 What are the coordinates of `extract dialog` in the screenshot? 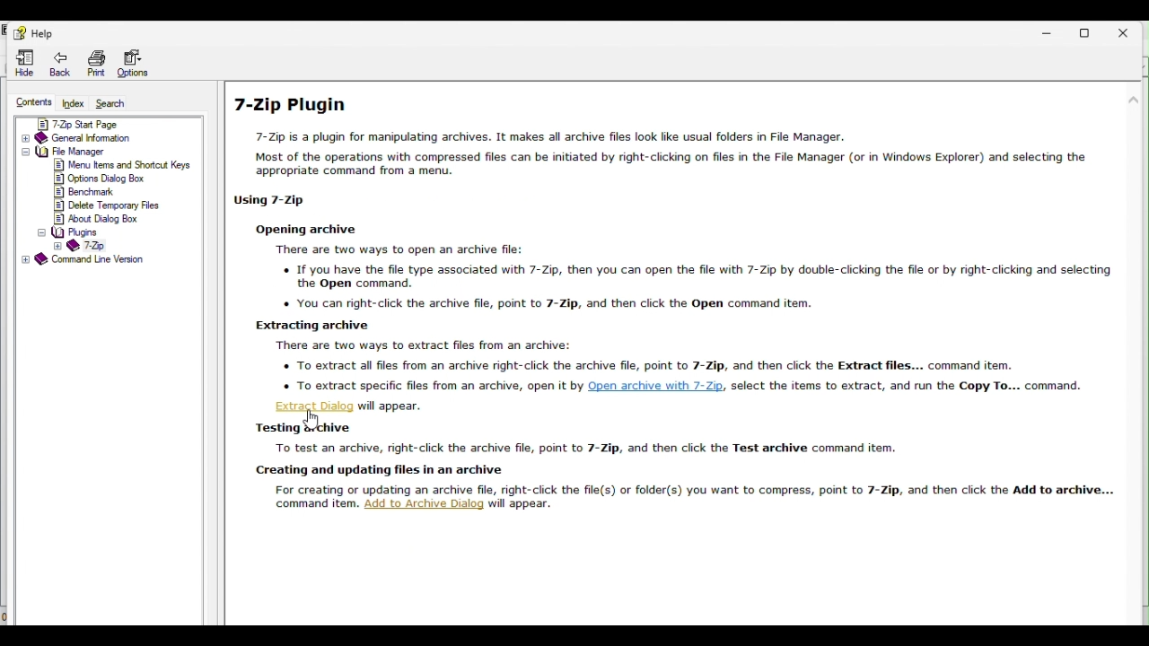 It's located at (311, 406).